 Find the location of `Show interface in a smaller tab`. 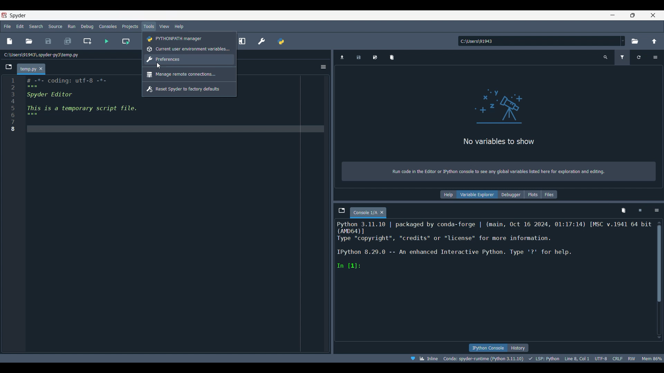

Show interface in a smaller tab is located at coordinates (633, 15).